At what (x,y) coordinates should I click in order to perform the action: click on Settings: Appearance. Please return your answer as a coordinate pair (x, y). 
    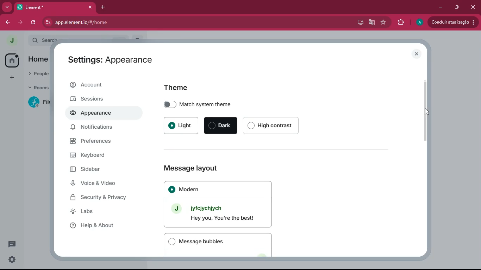
    Looking at the image, I should click on (109, 60).